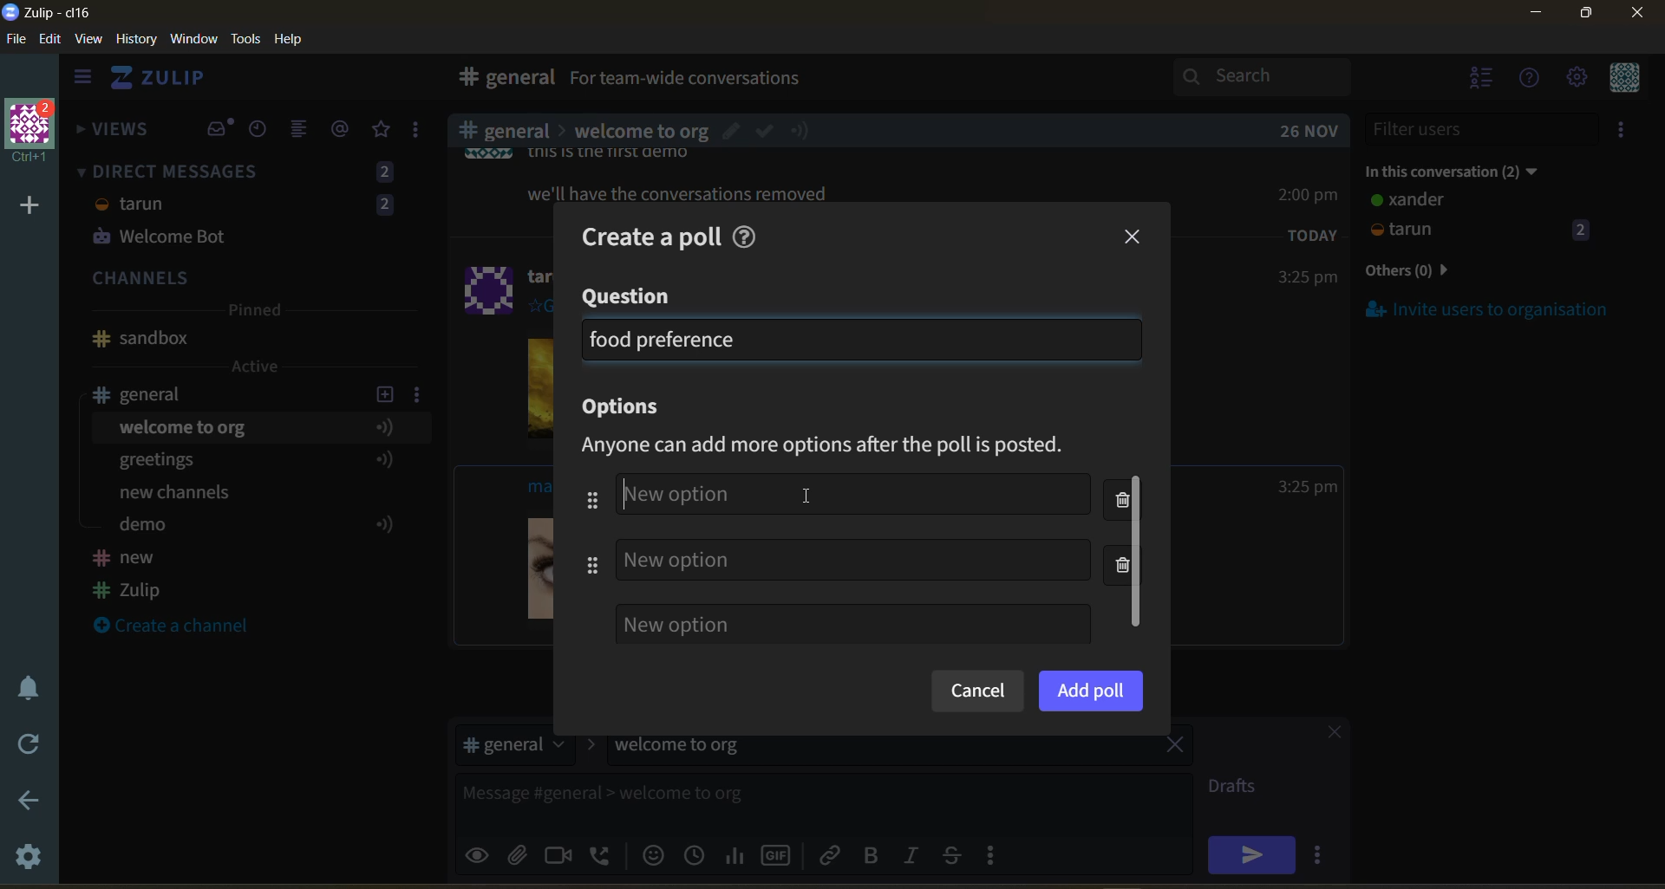 This screenshot has width=1665, height=889. What do you see at coordinates (1128, 535) in the screenshot?
I see `delete` at bounding box center [1128, 535].